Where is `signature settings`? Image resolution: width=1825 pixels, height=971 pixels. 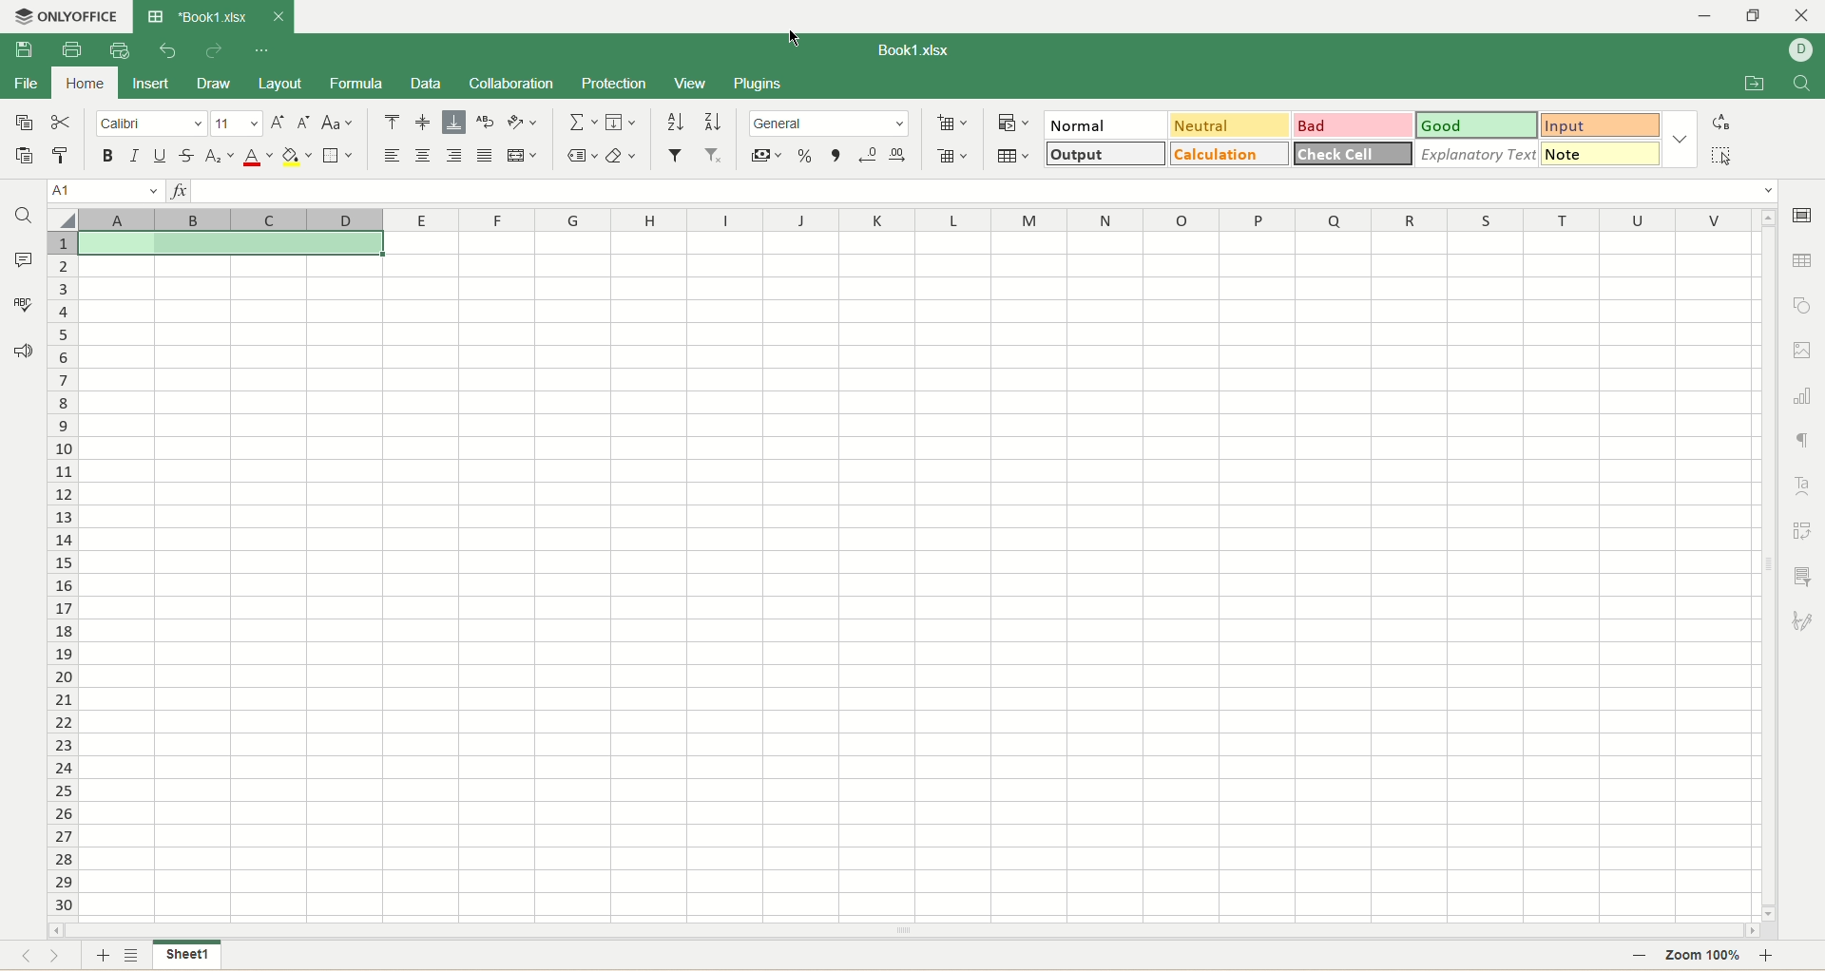 signature settings is located at coordinates (1804, 619).